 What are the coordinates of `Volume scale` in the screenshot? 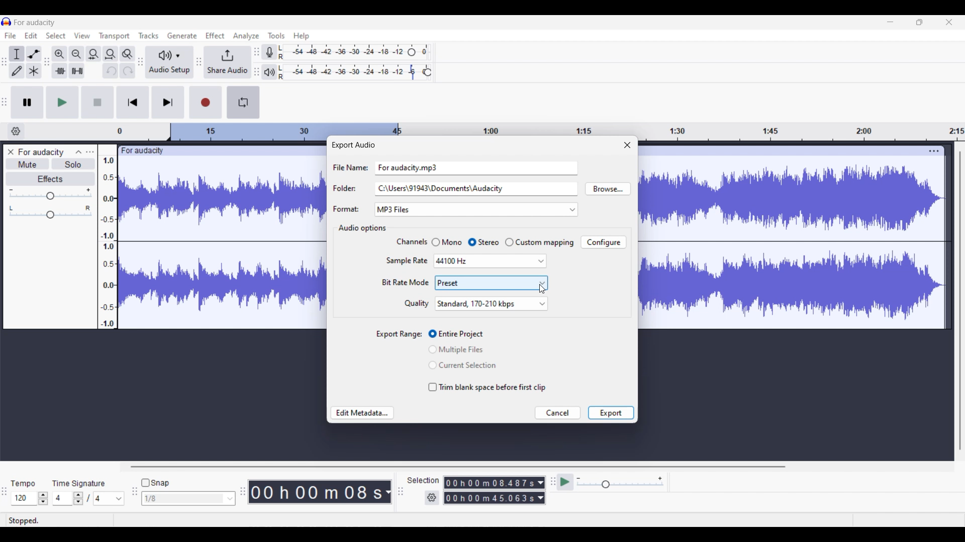 It's located at (50, 194).